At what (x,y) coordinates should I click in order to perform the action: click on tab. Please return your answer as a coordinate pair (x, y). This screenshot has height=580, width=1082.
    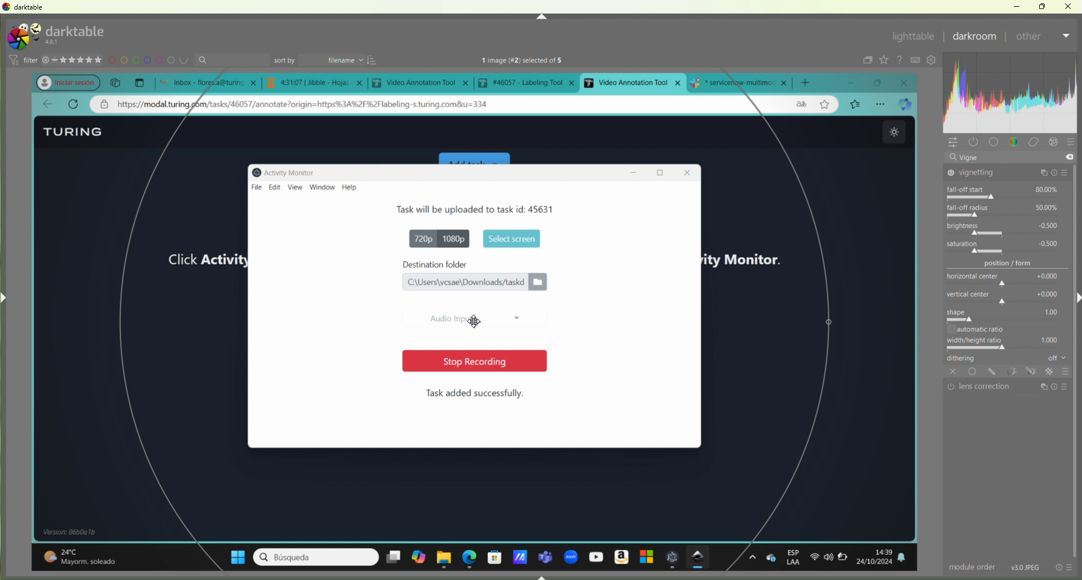
    Looking at the image, I should click on (317, 83).